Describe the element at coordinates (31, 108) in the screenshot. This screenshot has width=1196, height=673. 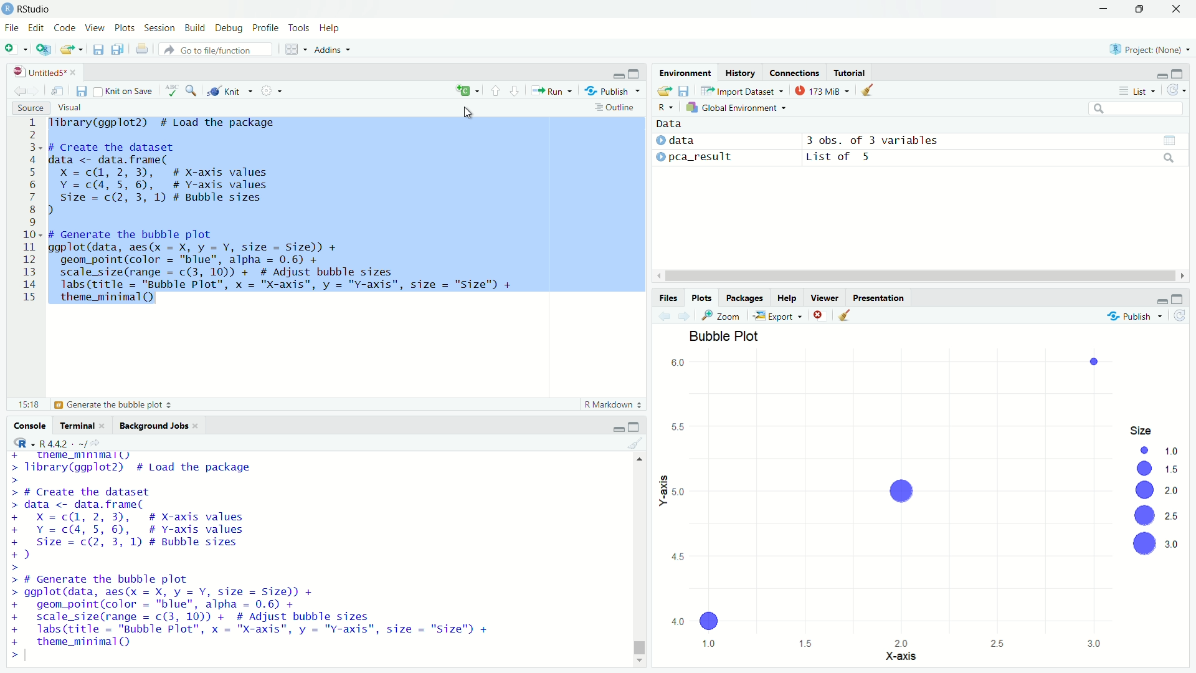
I see `source` at that location.